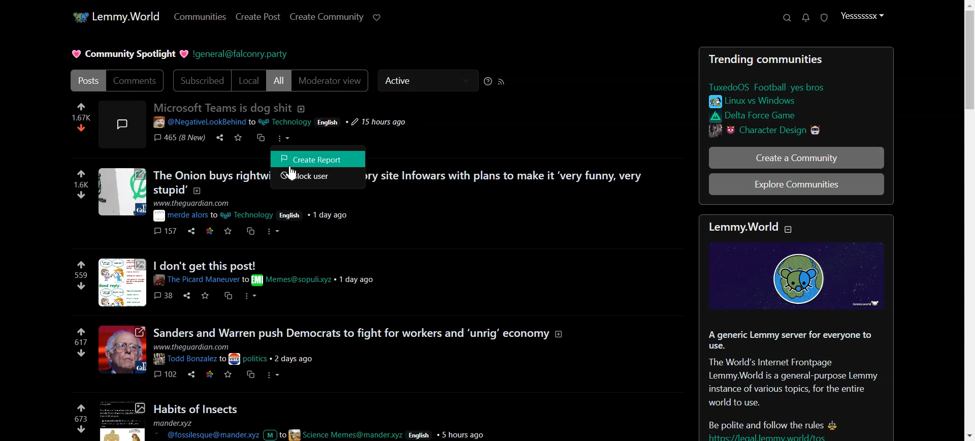 The width and height of the screenshot is (975, 441). I want to click on share, so click(221, 138).